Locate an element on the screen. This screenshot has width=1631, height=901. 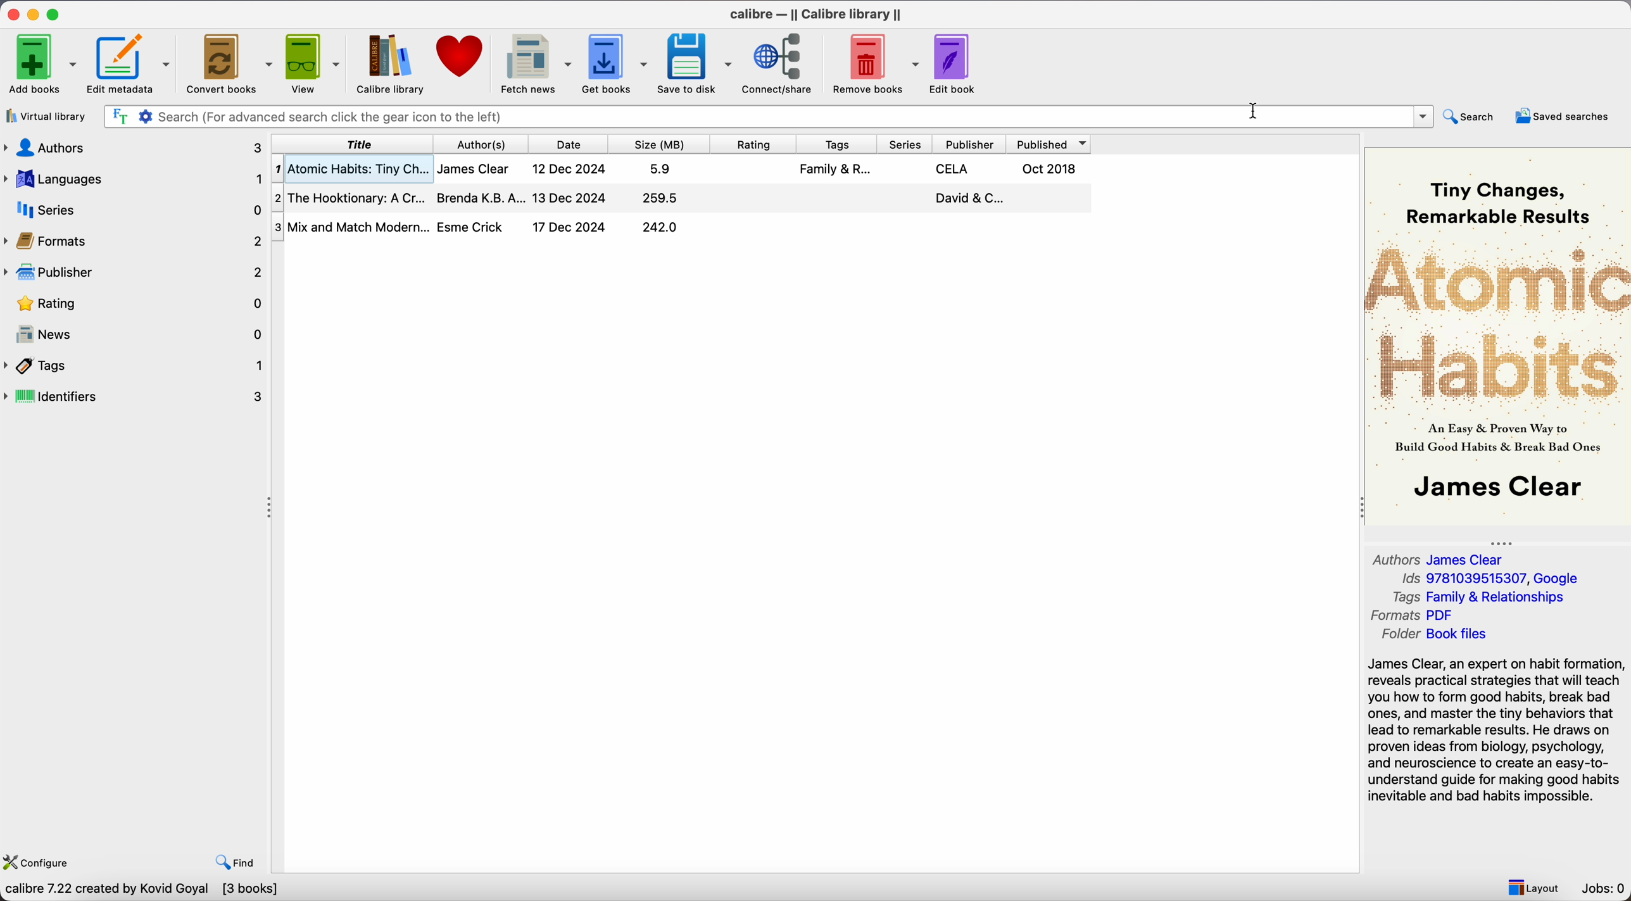
find is located at coordinates (239, 864).